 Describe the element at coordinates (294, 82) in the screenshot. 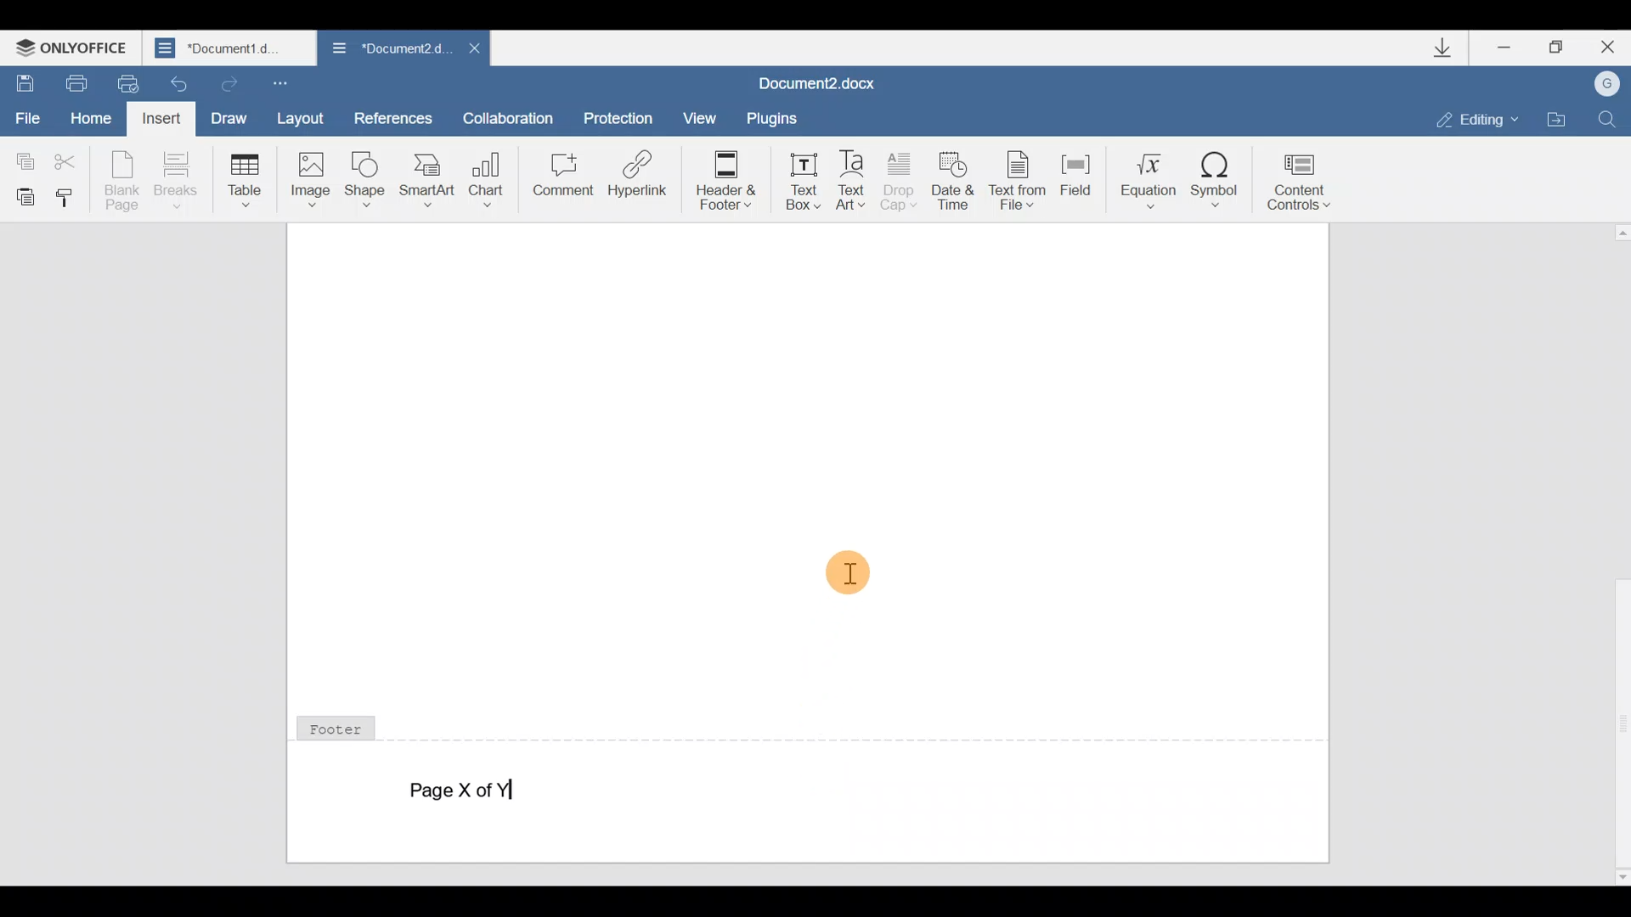

I see `Customize quick access toolbar` at that location.